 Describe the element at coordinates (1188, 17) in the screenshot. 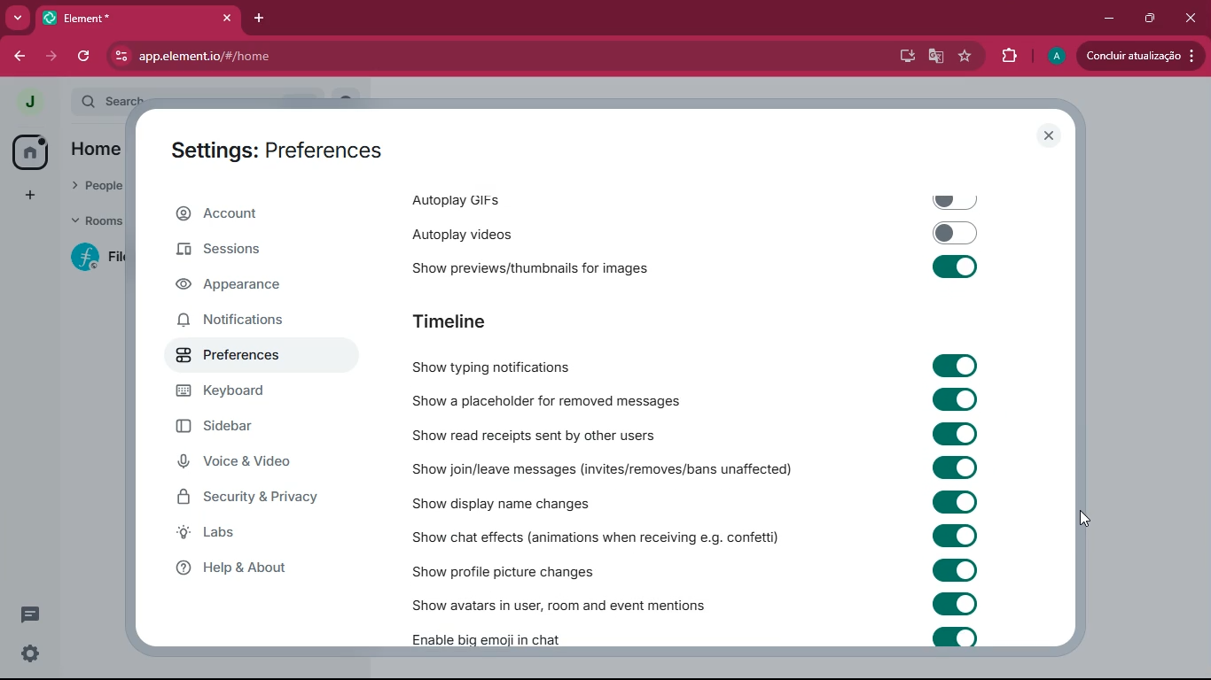

I see `close` at that location.